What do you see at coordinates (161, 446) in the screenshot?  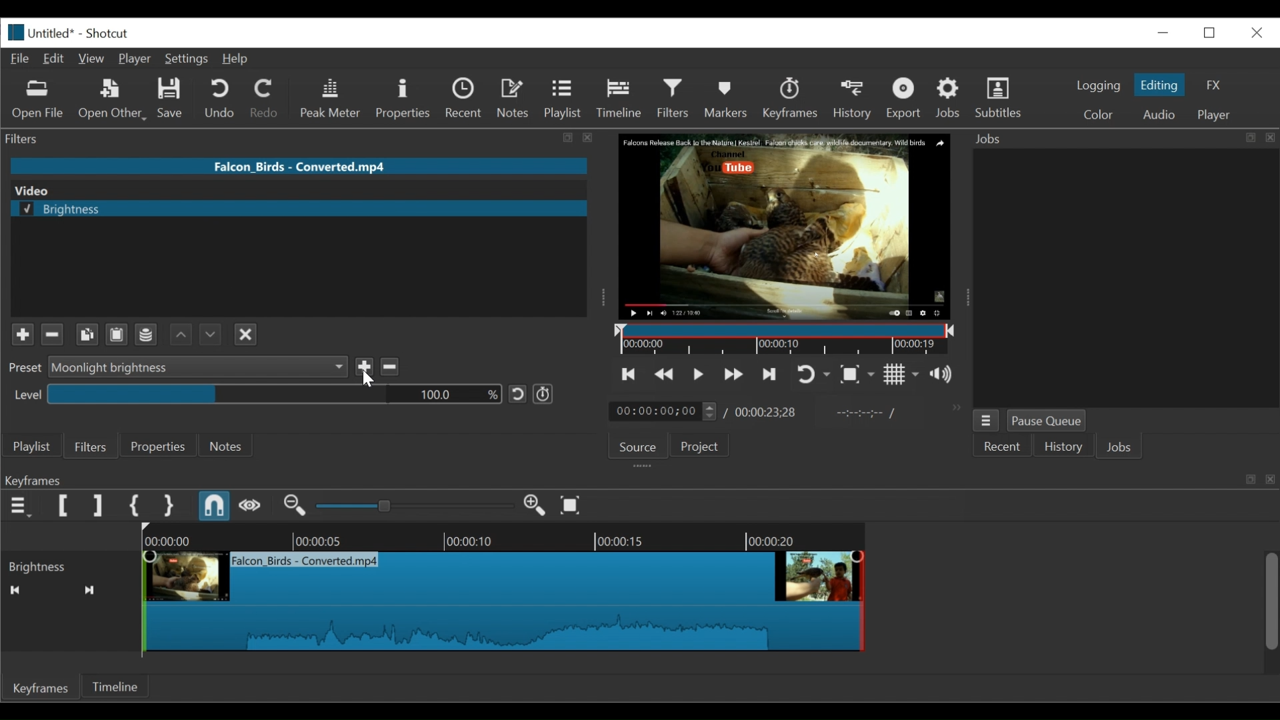 I see `Properties` at bounding box center [161, 446].